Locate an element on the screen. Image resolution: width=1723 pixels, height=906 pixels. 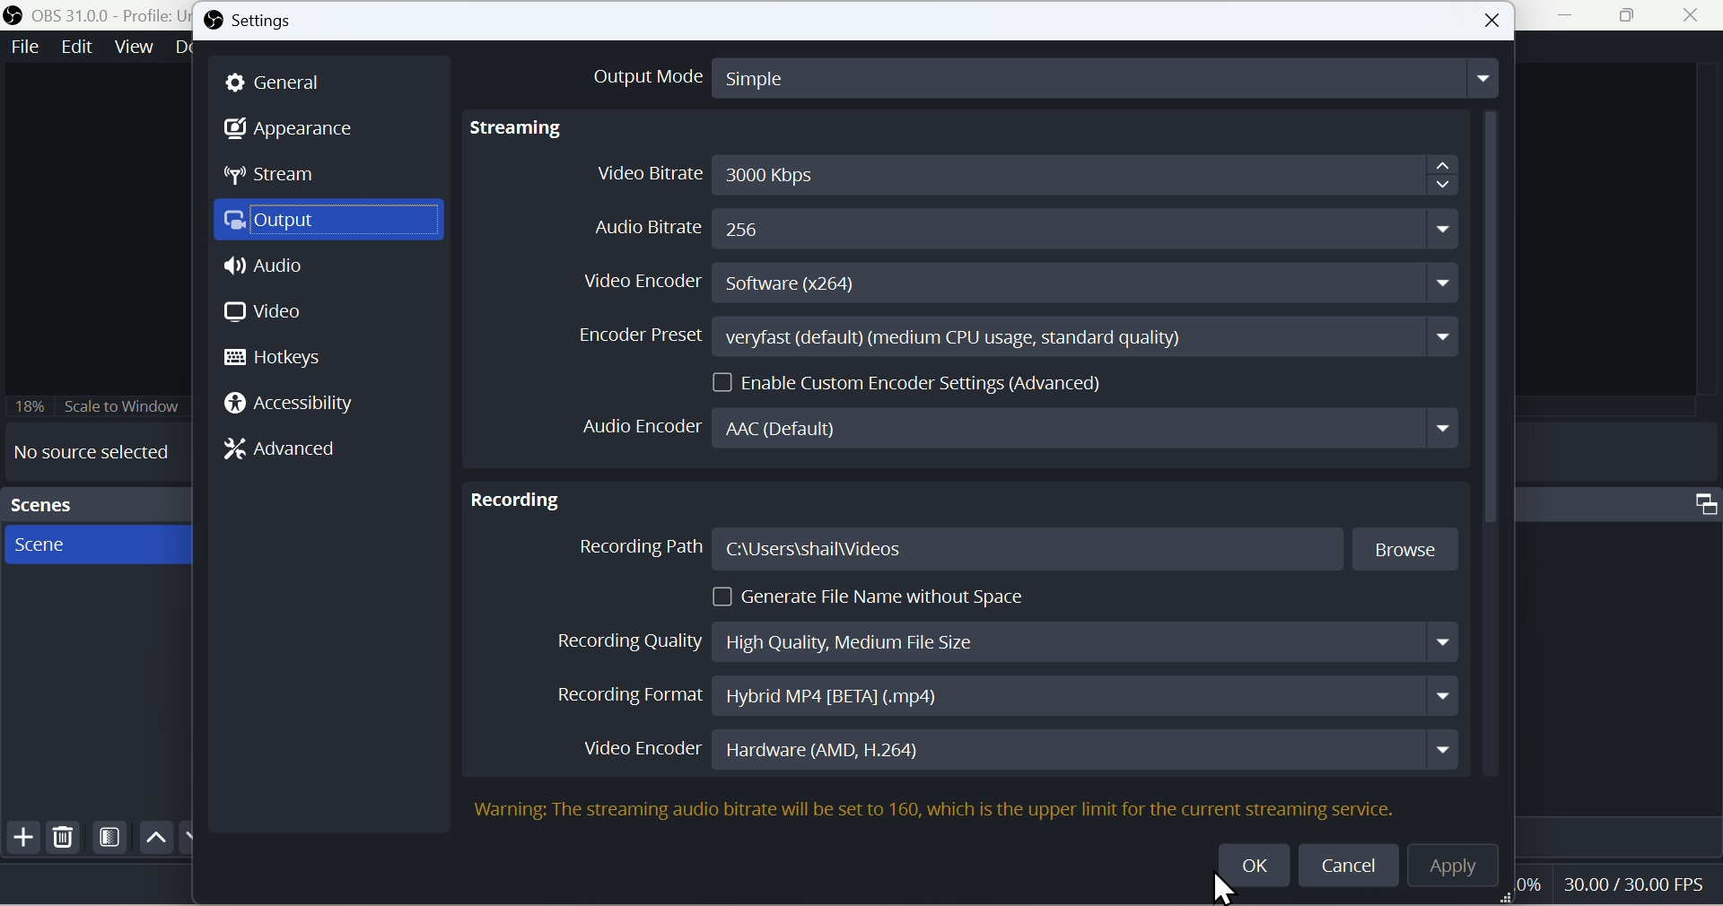
Stream is located at coordinates (285, 179).